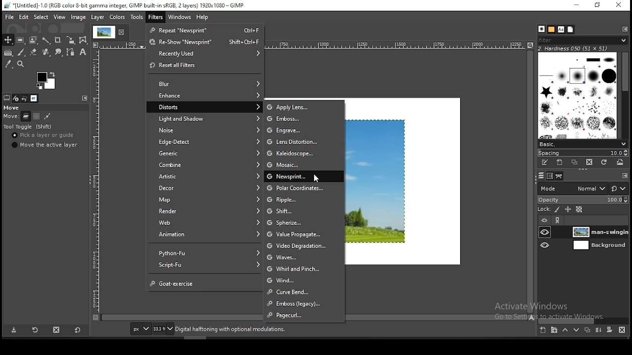 The width and height of the screenshot is (632, 355). What do you see at coordinates (206, 42) in the screenshot?
I see `reshow "newsprint"` at bounding box center [206, 42].